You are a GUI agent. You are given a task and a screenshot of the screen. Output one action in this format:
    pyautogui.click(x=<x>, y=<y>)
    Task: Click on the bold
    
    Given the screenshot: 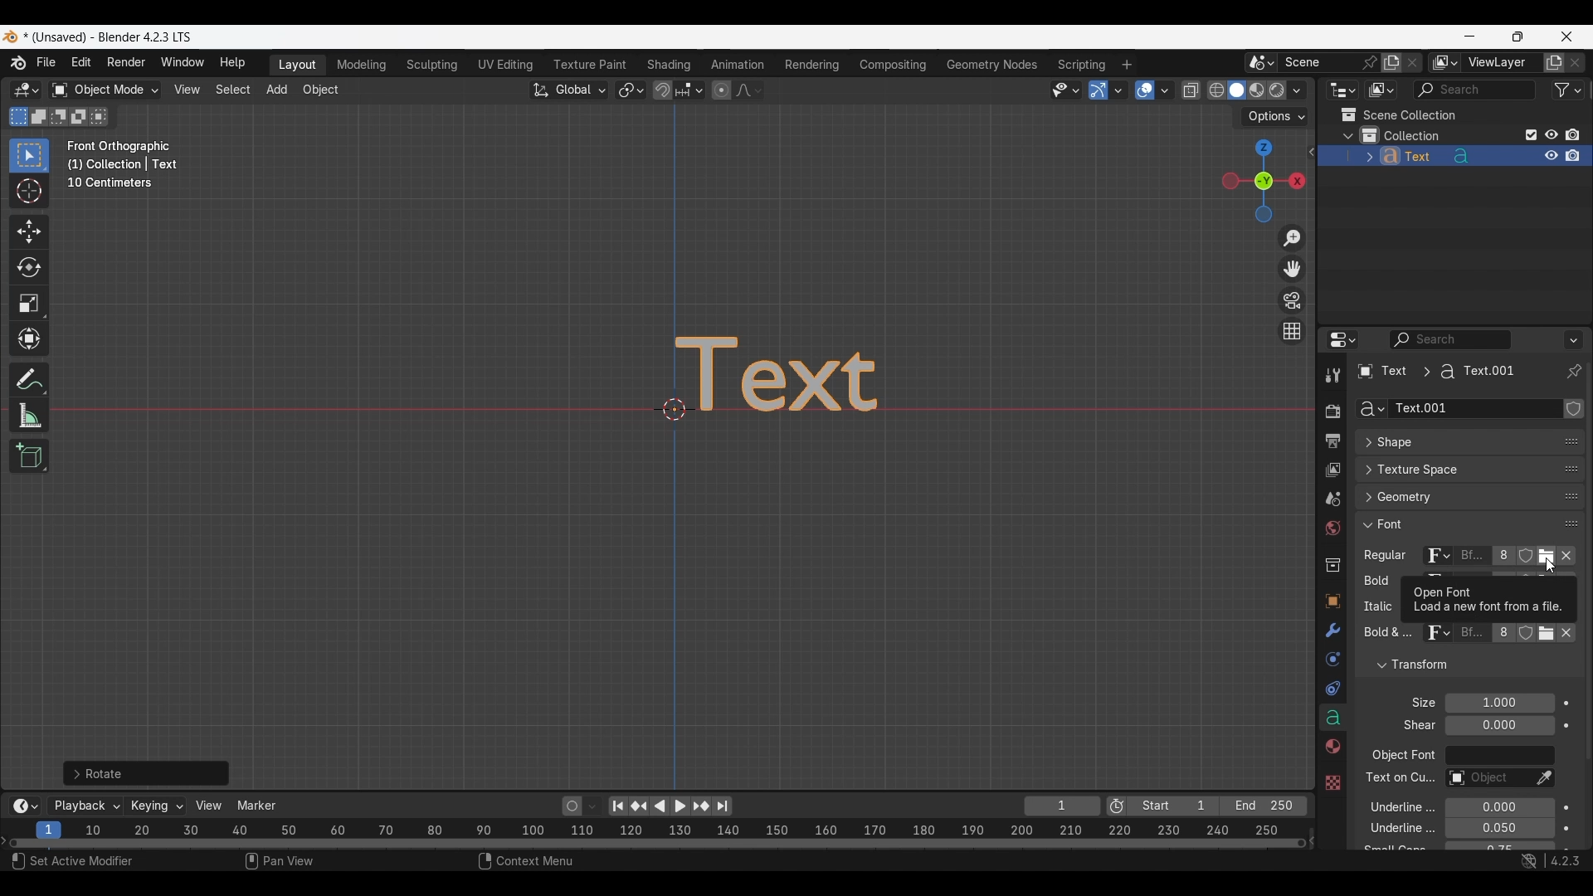 What is the action you would take?
    pyautogui.click(x=1373, y=584)
    